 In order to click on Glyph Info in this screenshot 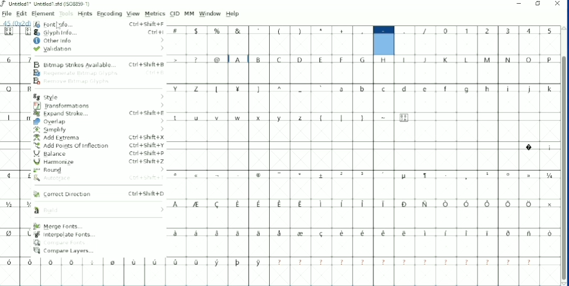, I will do `click(97, 33)`.